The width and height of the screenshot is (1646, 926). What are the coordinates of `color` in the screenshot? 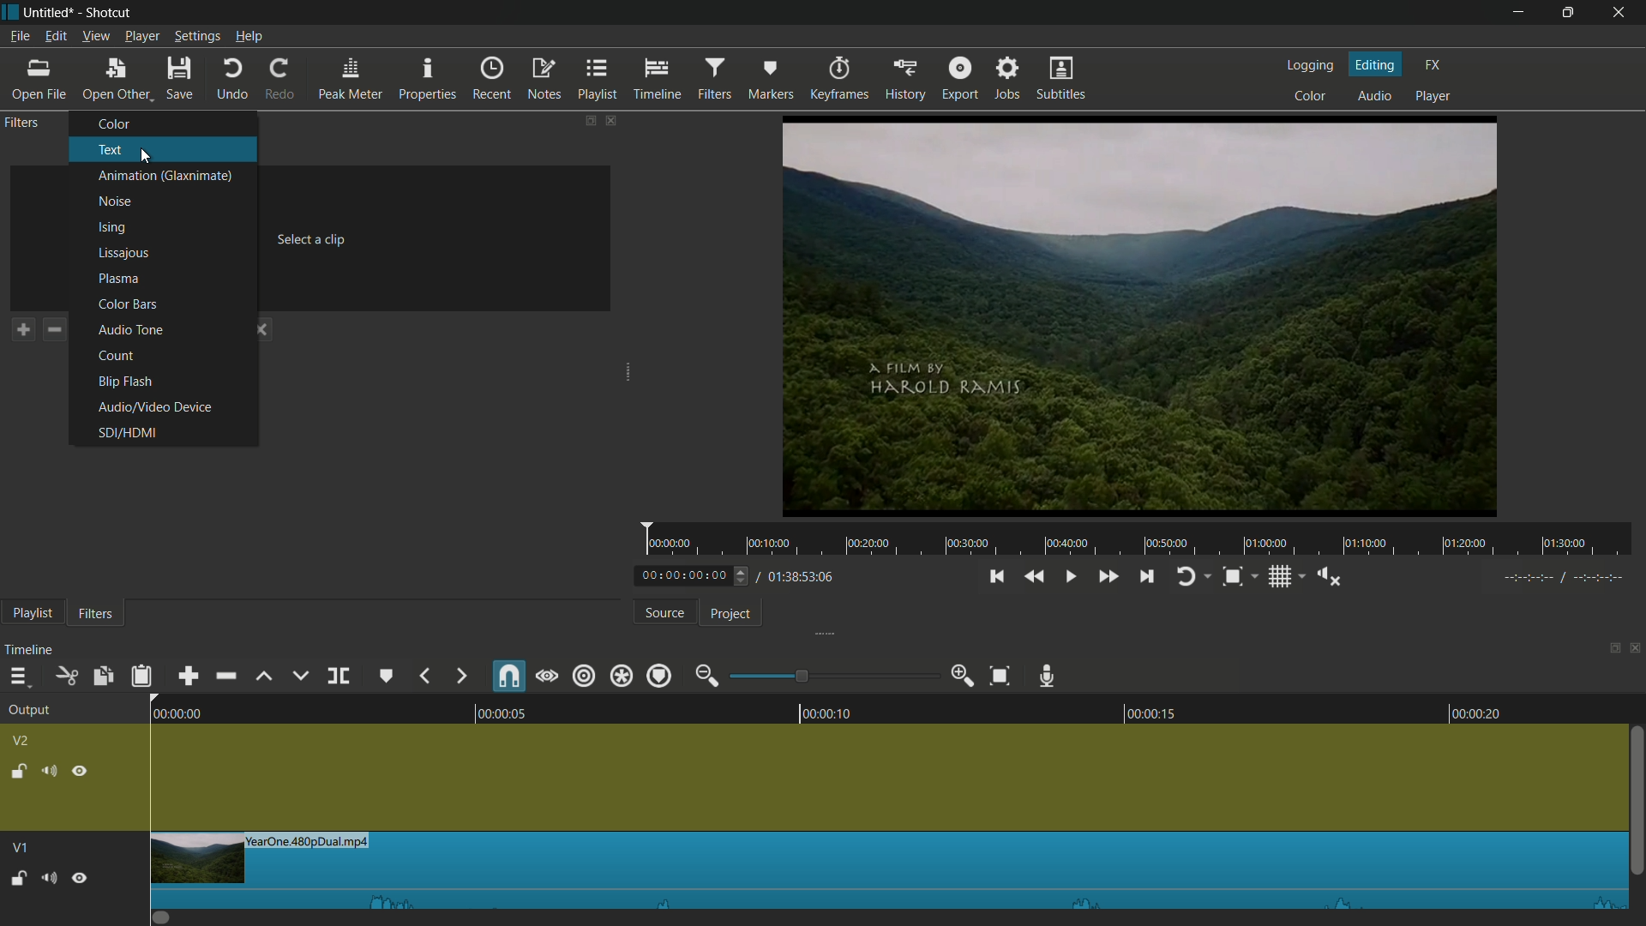 It's located at (116, 123).